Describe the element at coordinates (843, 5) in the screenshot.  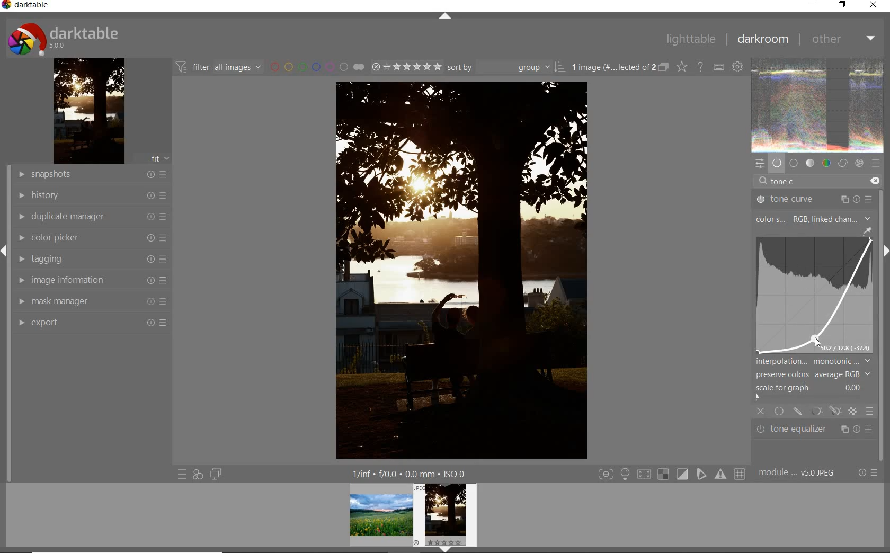
I see `restore` at that location.